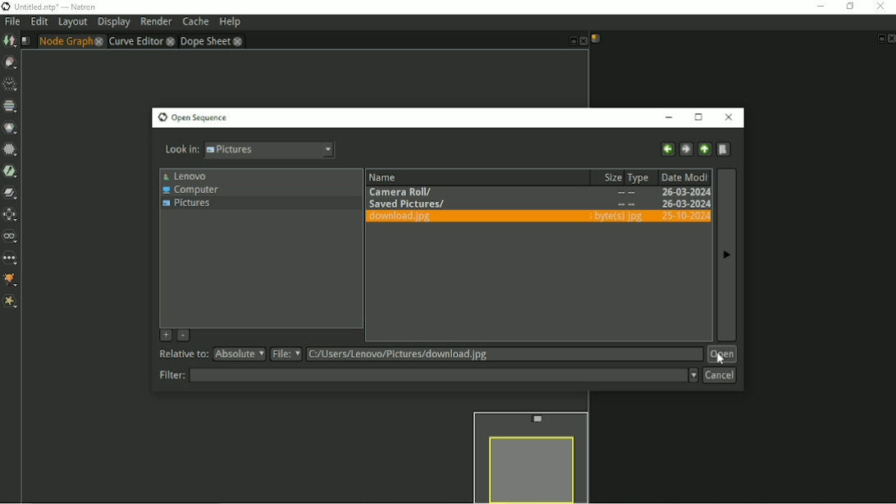 Image resolution: width=896 pixels, height=504 pixels. What do you see at coordinates (626, 193) in the screenshot?
I see `--` at bounding box center [626, 193].